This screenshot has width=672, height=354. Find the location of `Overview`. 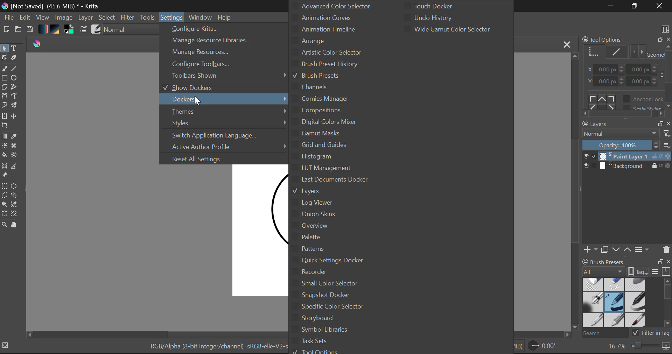

Overview is located at coordinates (359, 226).